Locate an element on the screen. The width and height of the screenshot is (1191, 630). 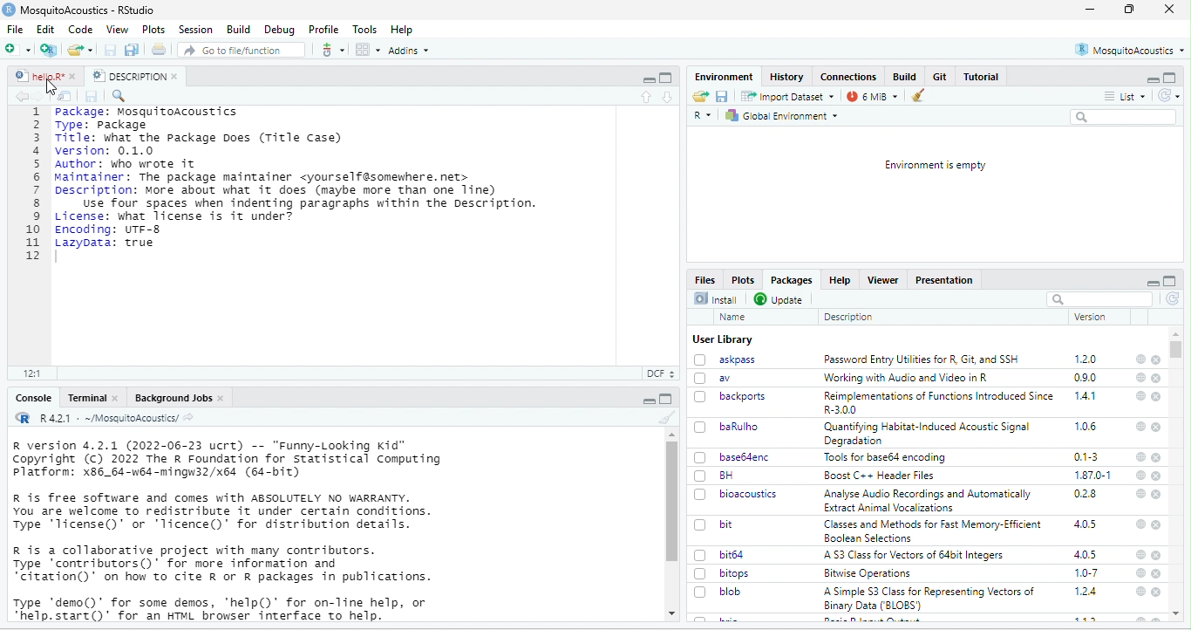
Help is located at coordinates (404, 30).